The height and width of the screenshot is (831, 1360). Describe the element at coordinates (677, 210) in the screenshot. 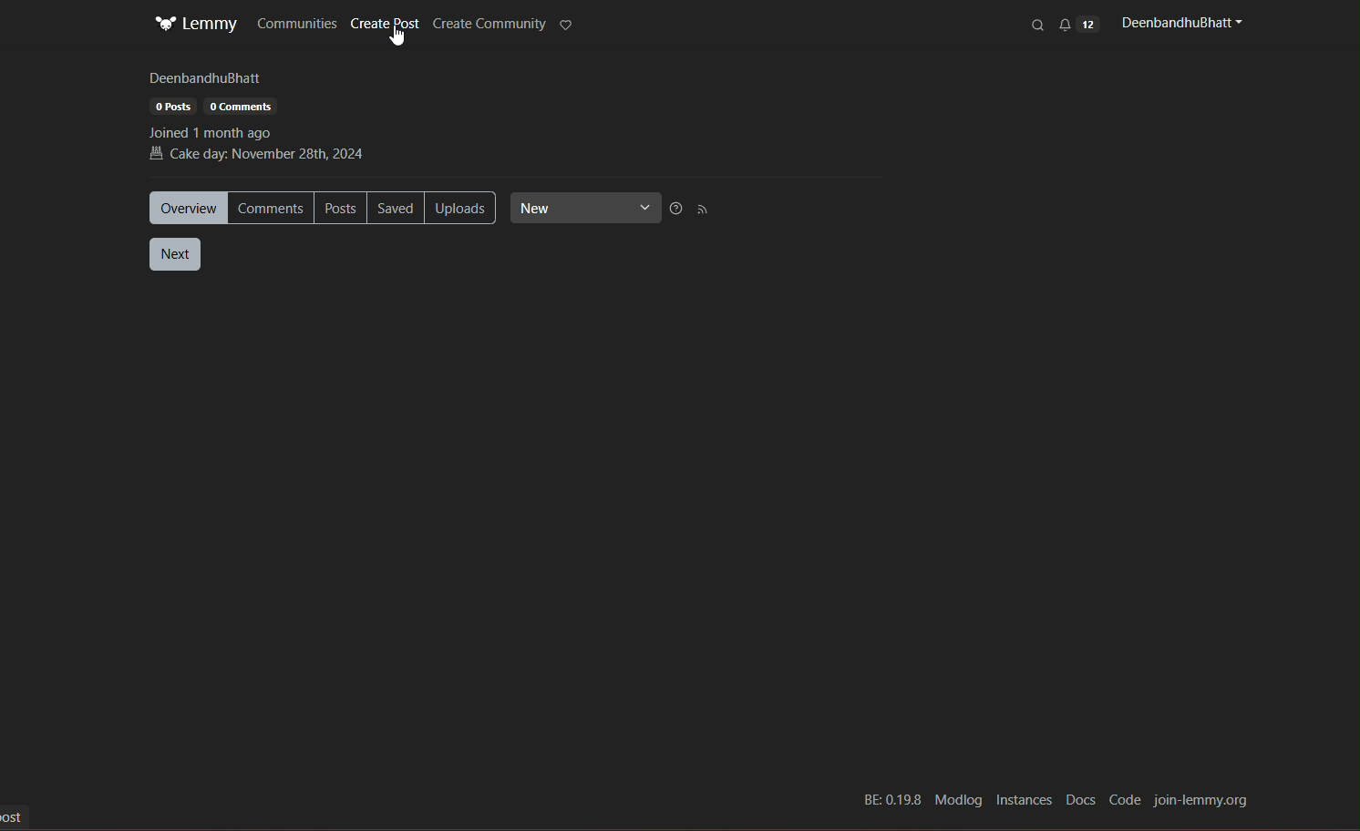

I see `help` at that location.